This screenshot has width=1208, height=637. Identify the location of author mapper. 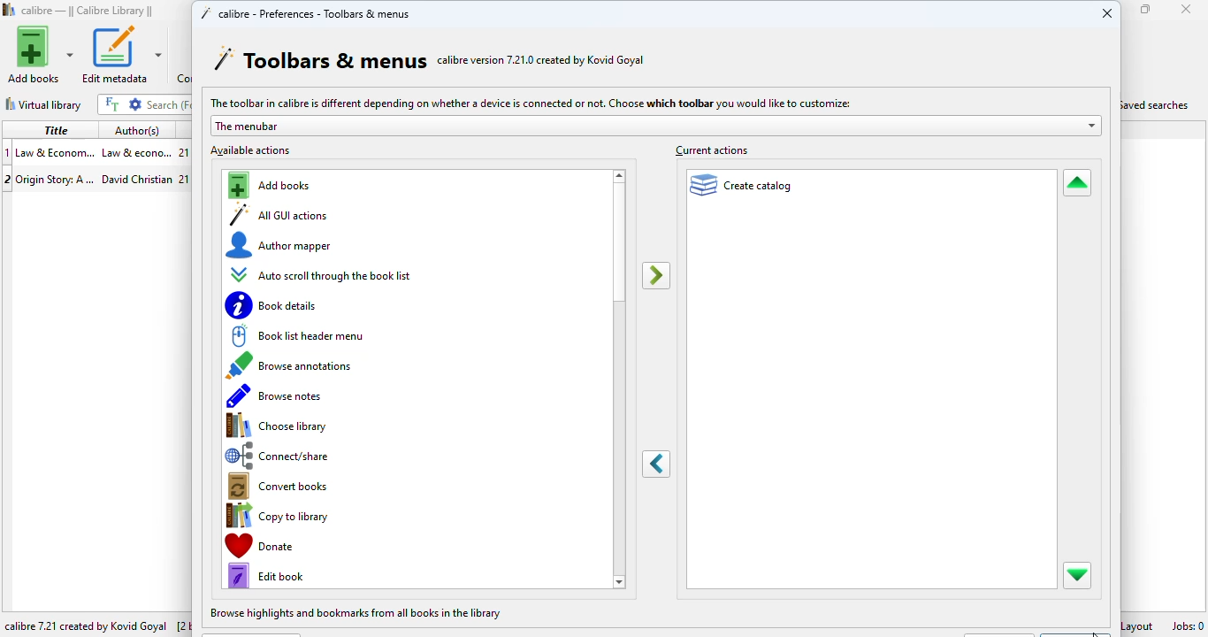
(281, 244).